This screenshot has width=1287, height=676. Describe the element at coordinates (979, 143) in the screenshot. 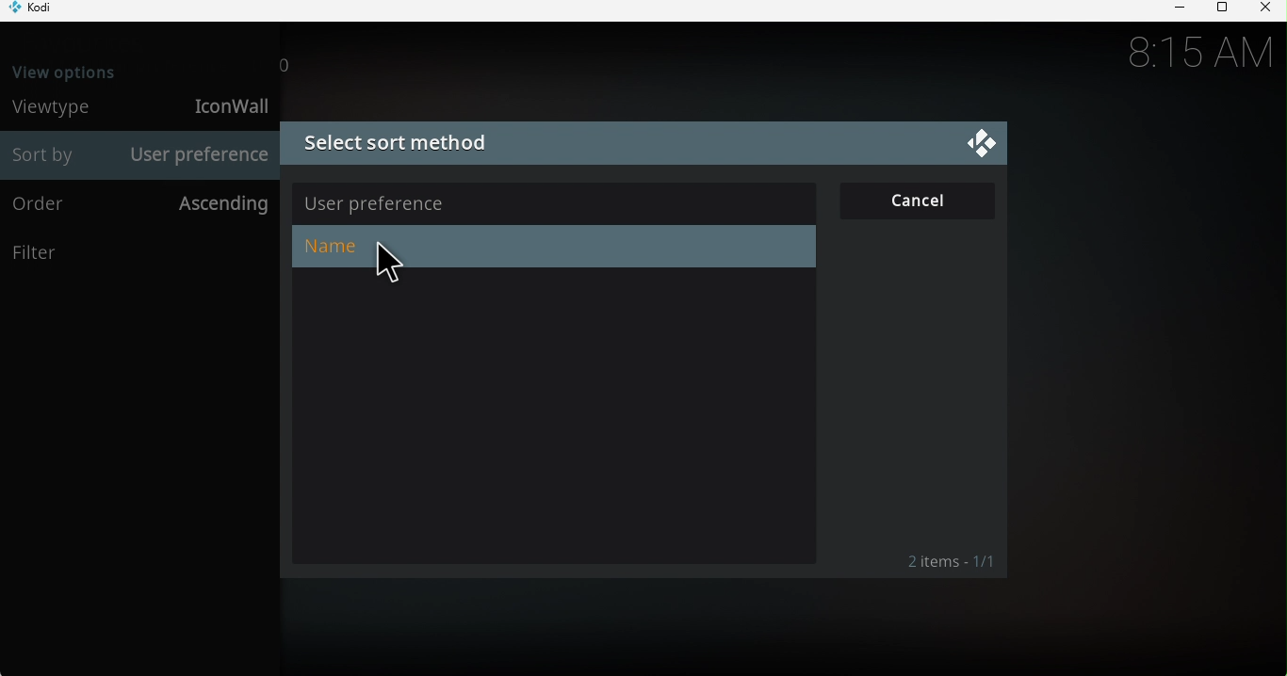

I see `Close` at that location.